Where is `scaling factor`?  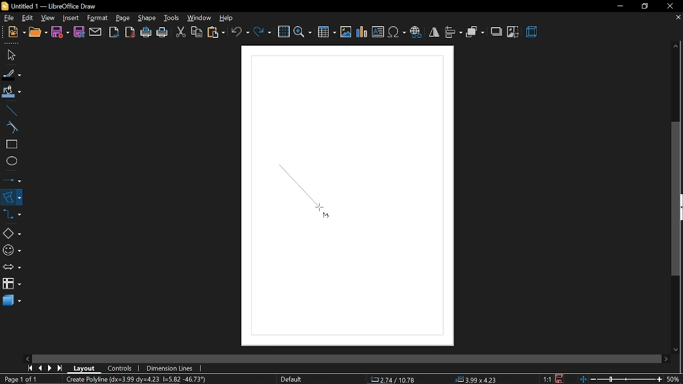 scaling factor is located at coordinates (550, 379).